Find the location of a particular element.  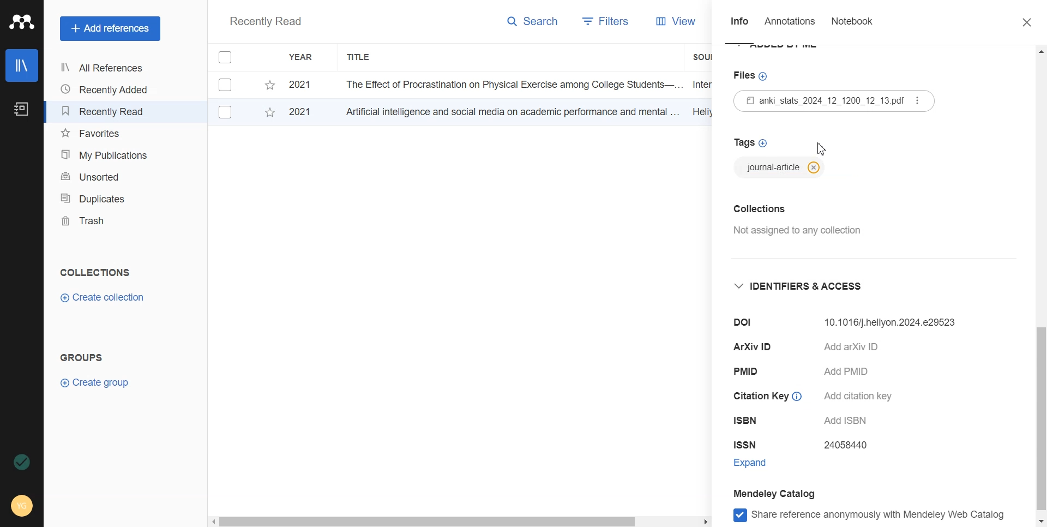

Unsorted is located at coordinates (107, 176).